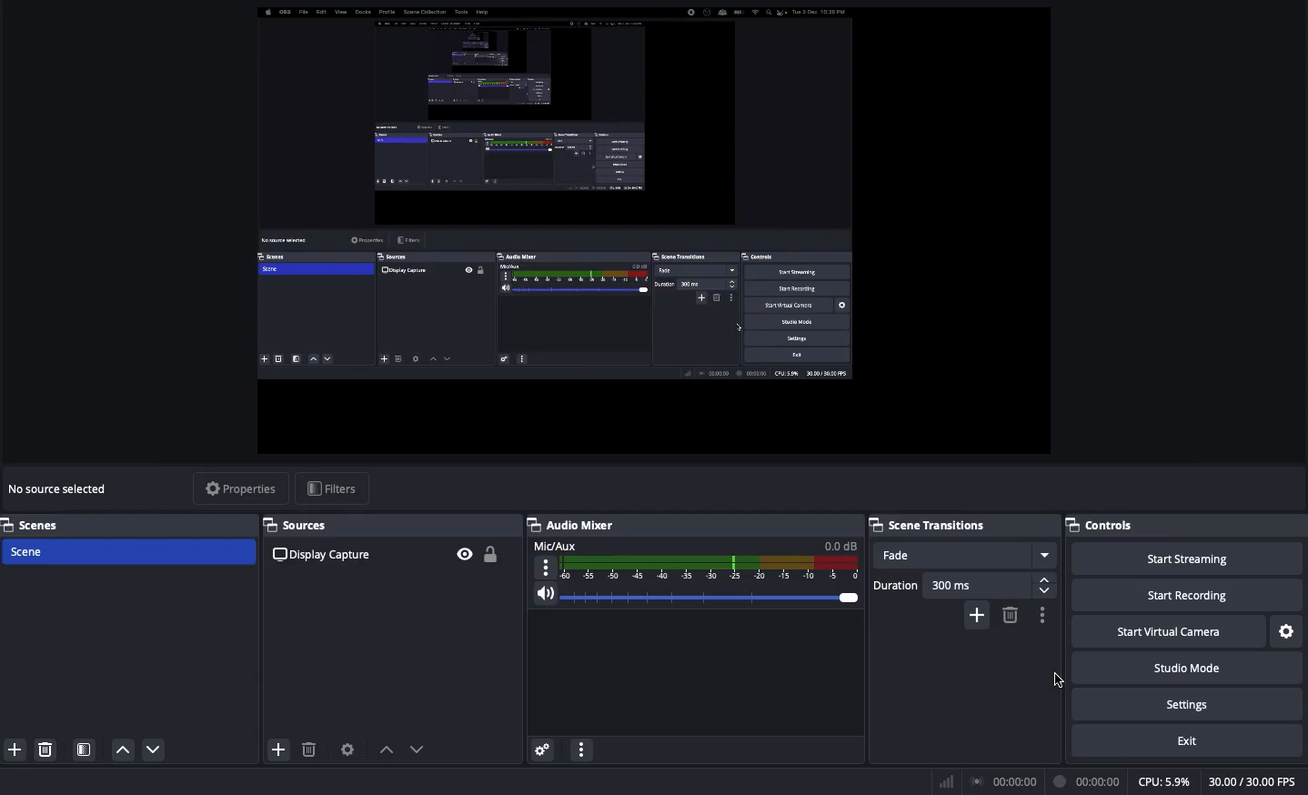 This screenshot has width=1308, height=795. I want to click on Broadcast, so click(1005, 781).